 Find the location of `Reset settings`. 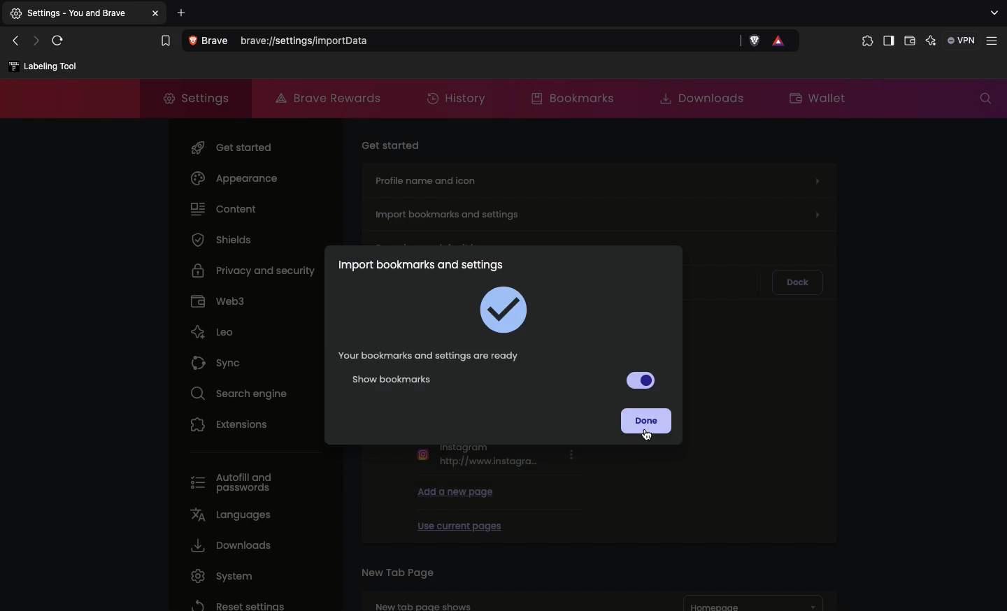

Reset settings is located at coordinates (236, 604).